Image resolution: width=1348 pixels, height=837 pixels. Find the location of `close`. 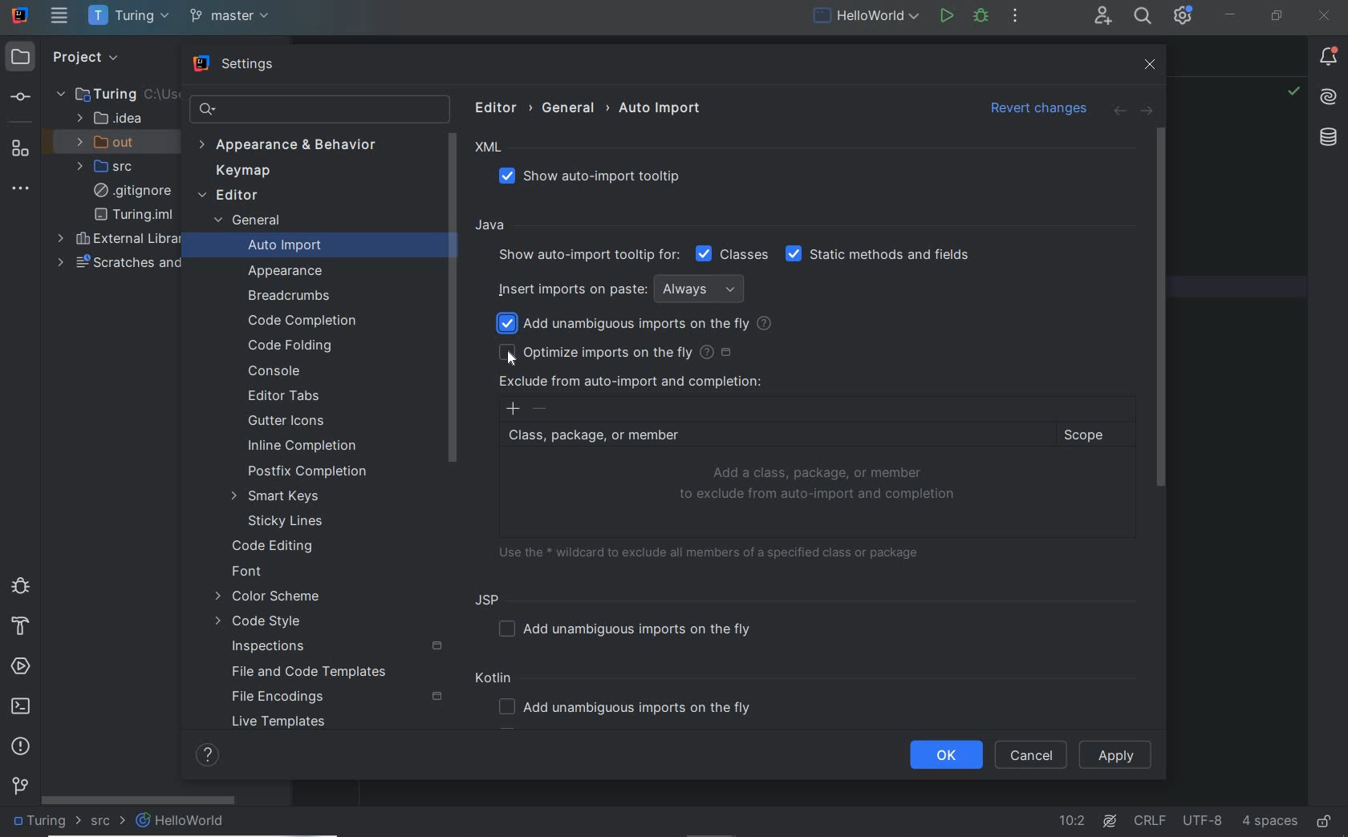

close is located at coordinates (1152, 65).